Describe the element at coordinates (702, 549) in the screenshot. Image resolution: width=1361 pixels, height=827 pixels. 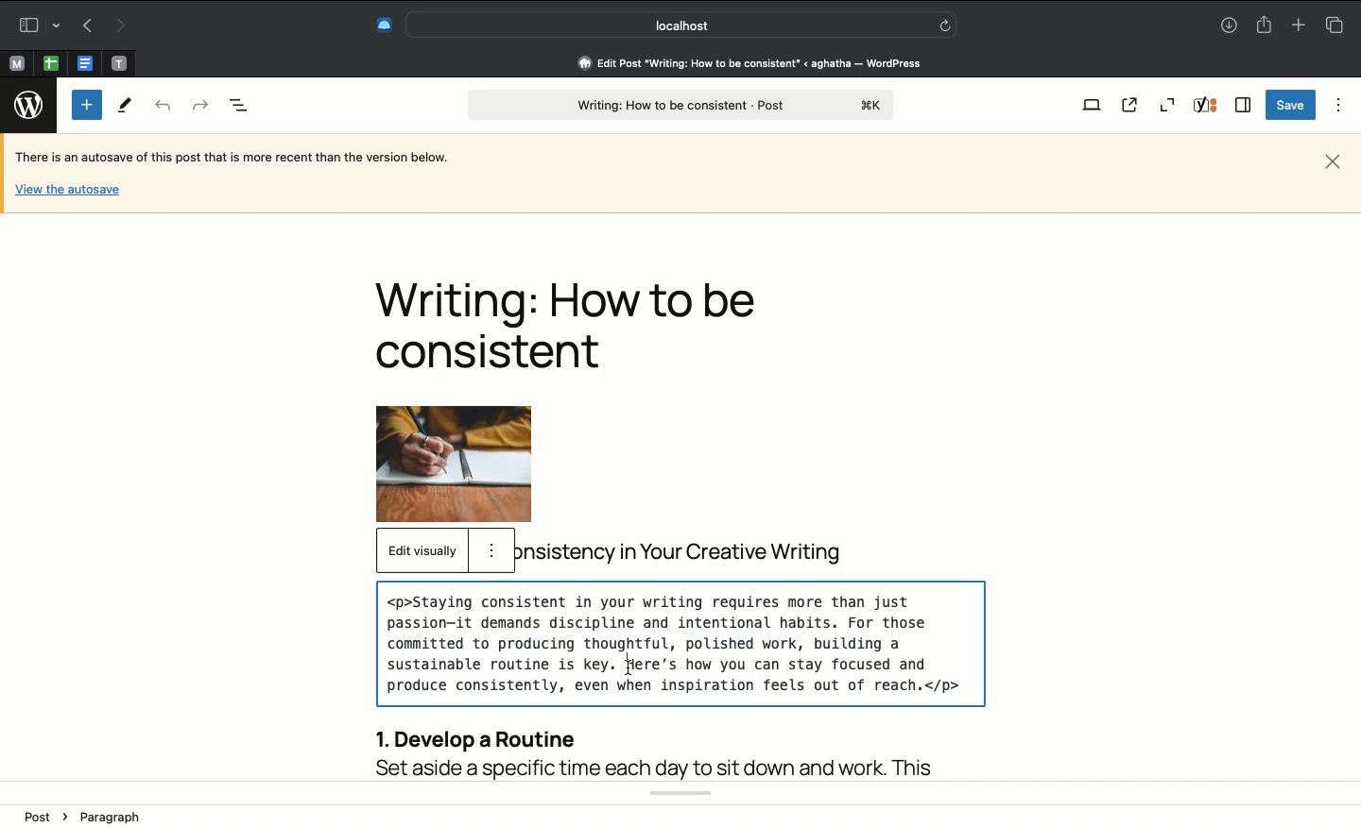
I see `title` at that location.